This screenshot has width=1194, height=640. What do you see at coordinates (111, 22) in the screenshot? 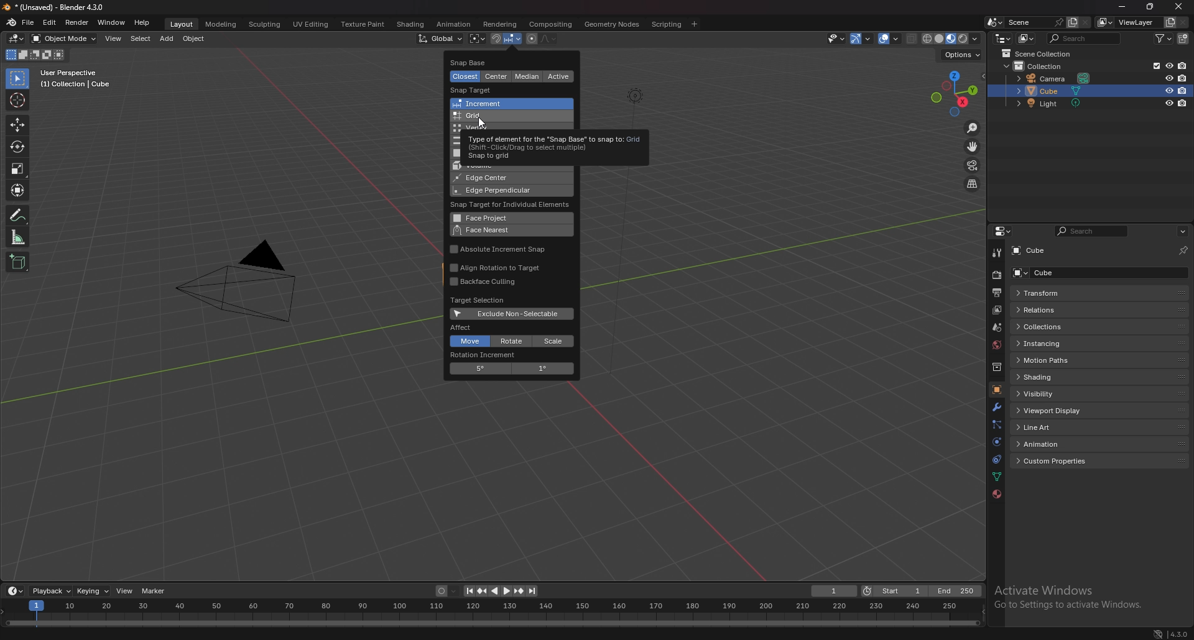
I see `window` at bounding box center [111, 22].